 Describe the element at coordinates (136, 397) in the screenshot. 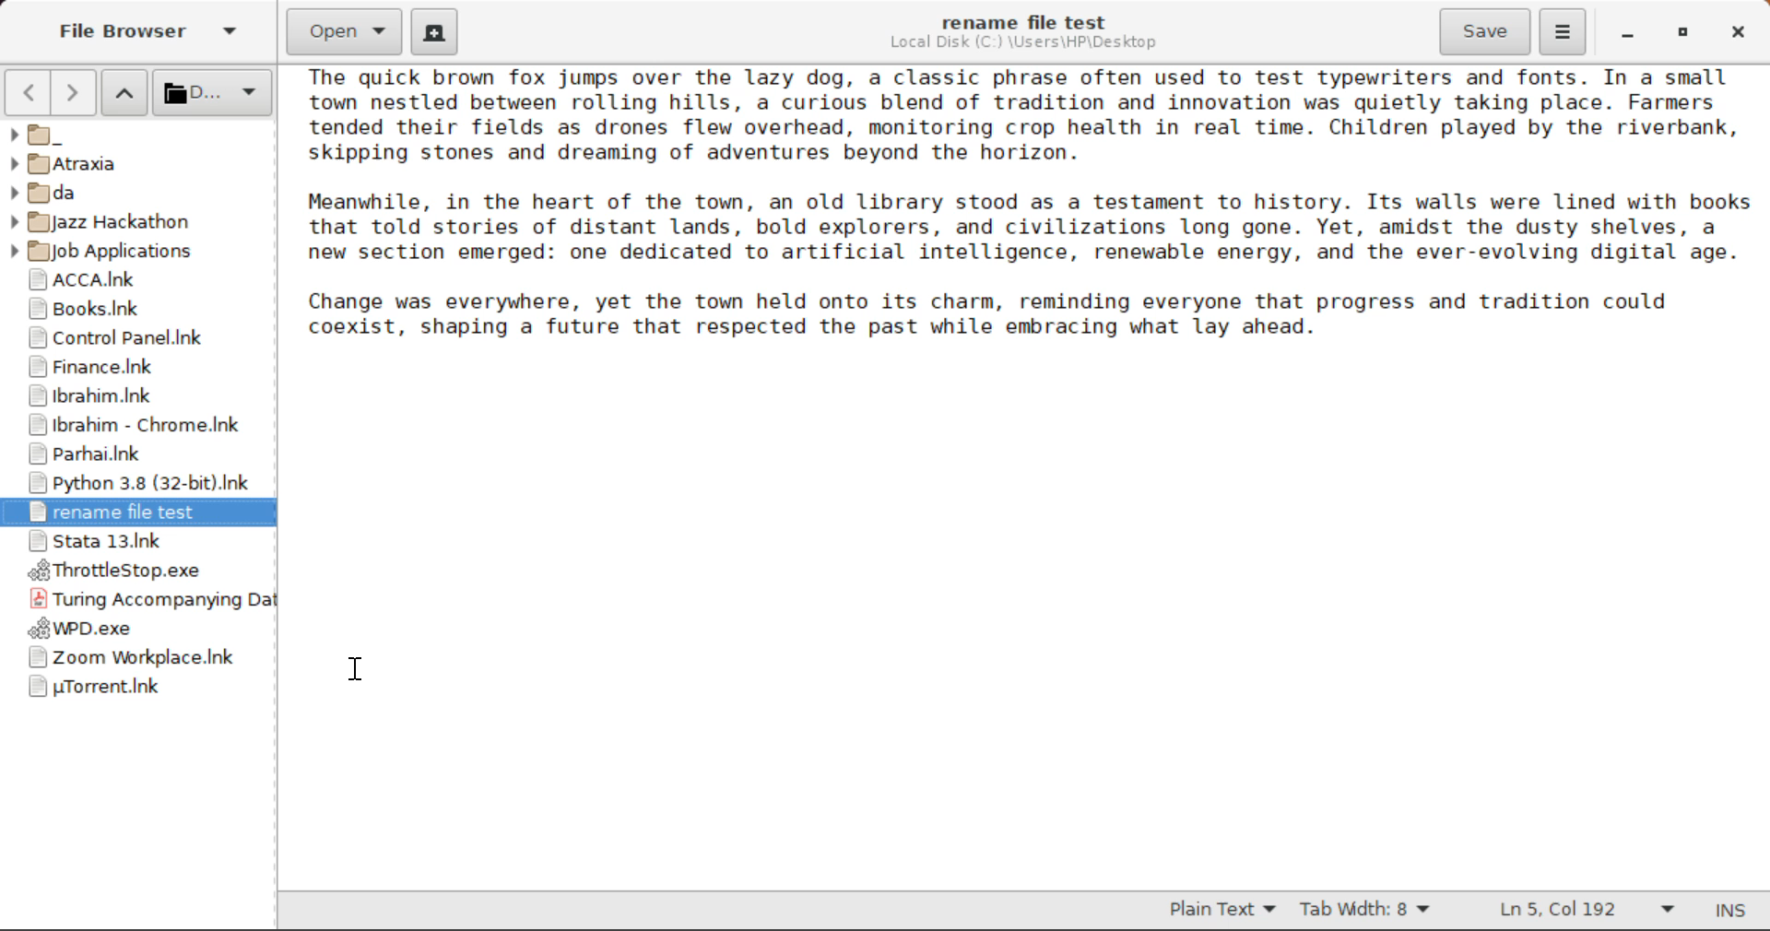

I see `Ibrahim Folder Shortcut Link` at that location.